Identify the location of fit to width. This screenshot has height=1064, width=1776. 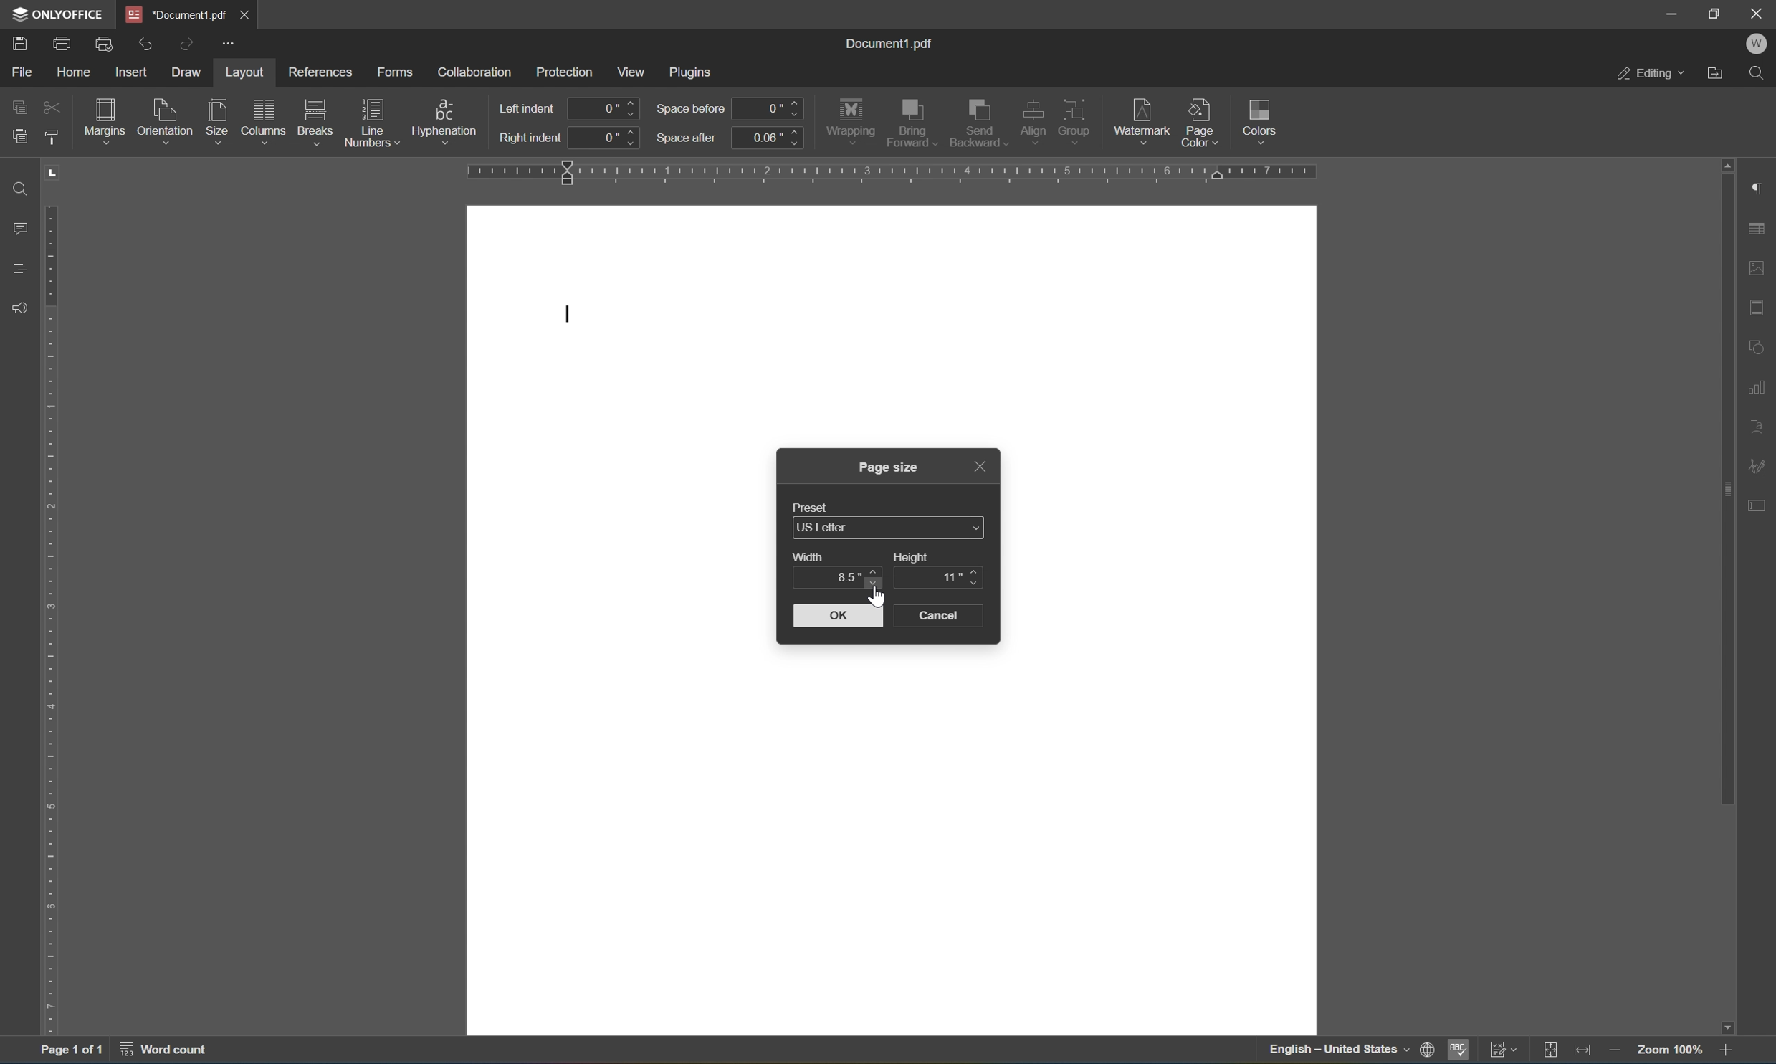
(1588, 1051).